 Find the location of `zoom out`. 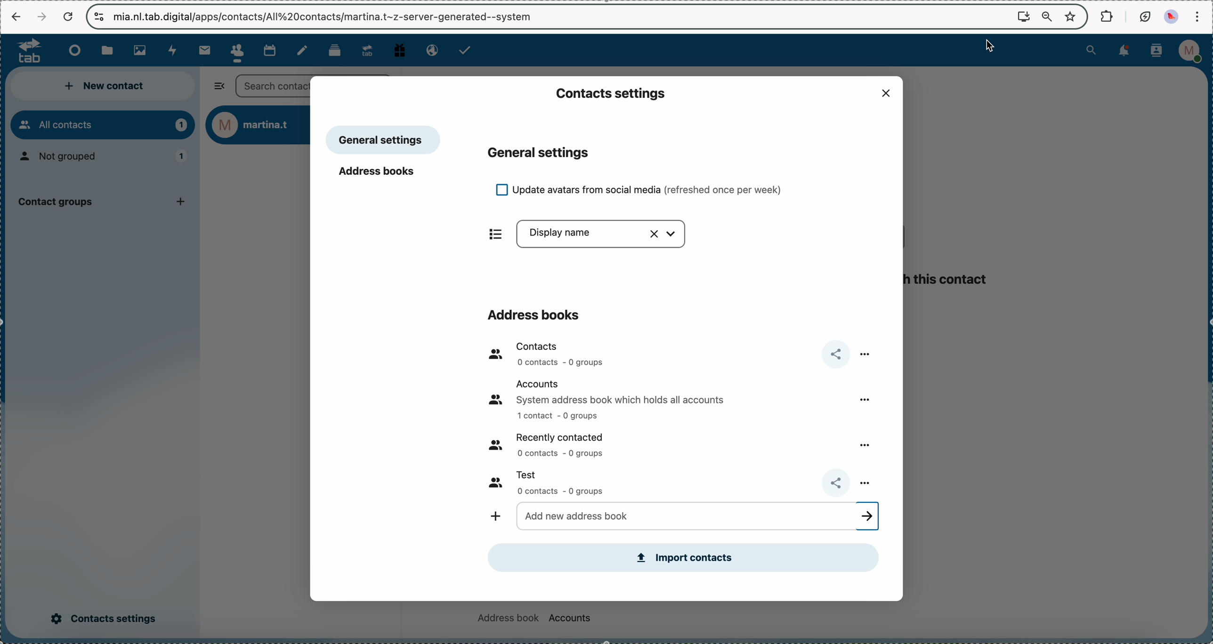

zoom out is located at coordinates (1046, 15).